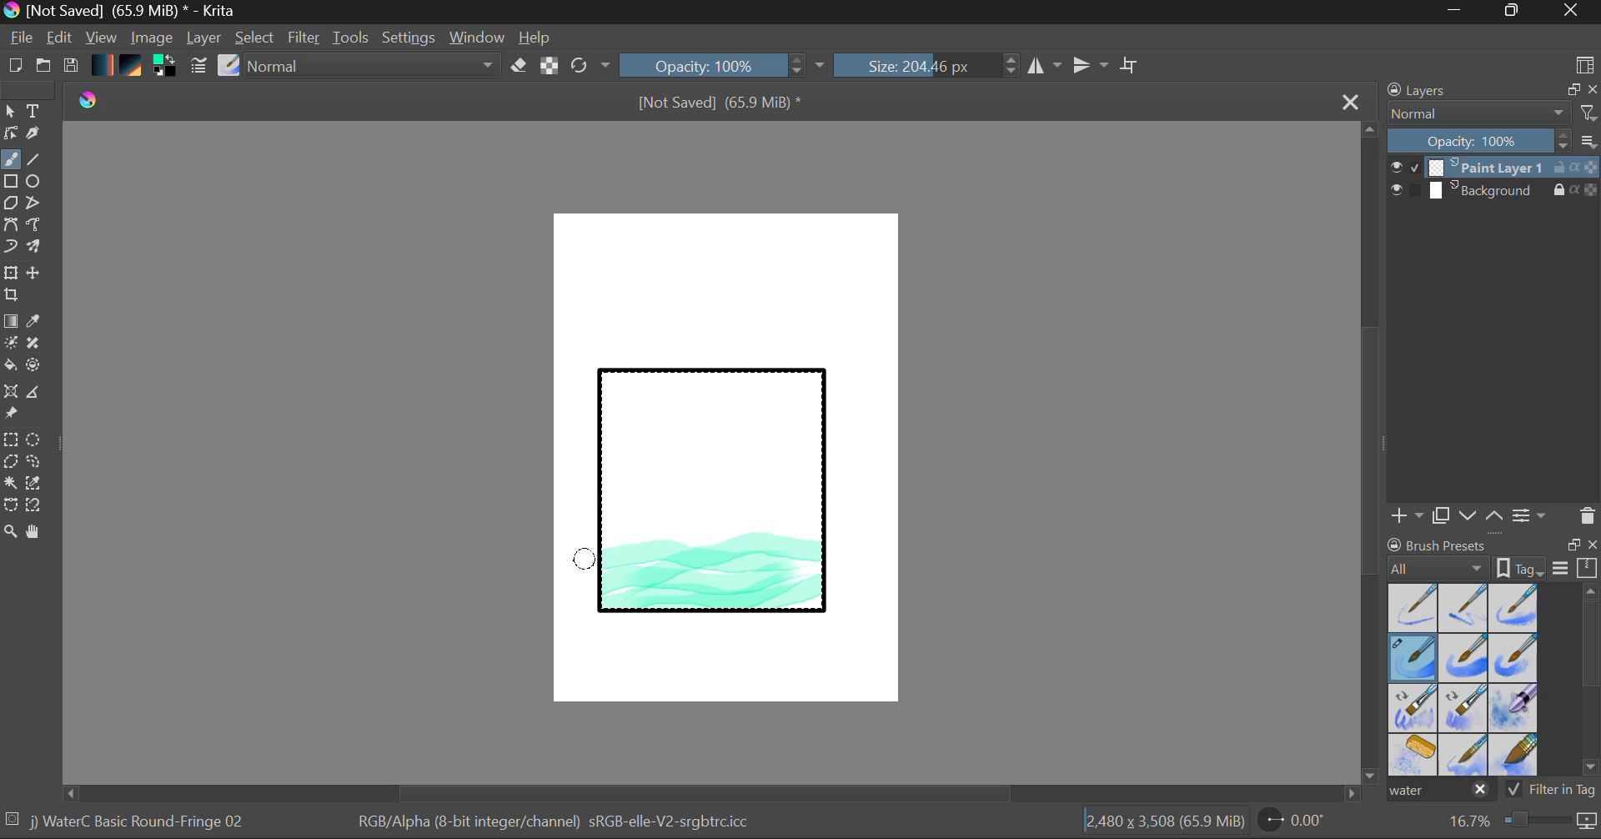 The width and height of the screenshot is (1601, 839). Describe the element at coordinates (1132, 65) in the screenshot. I see `Crop` at that location.